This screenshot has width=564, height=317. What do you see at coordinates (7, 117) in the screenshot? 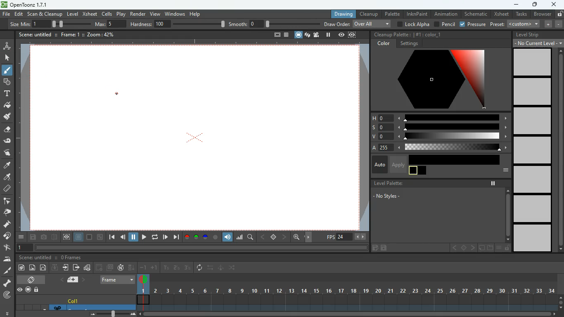
I see `paint` at bounding box center [7, 117].